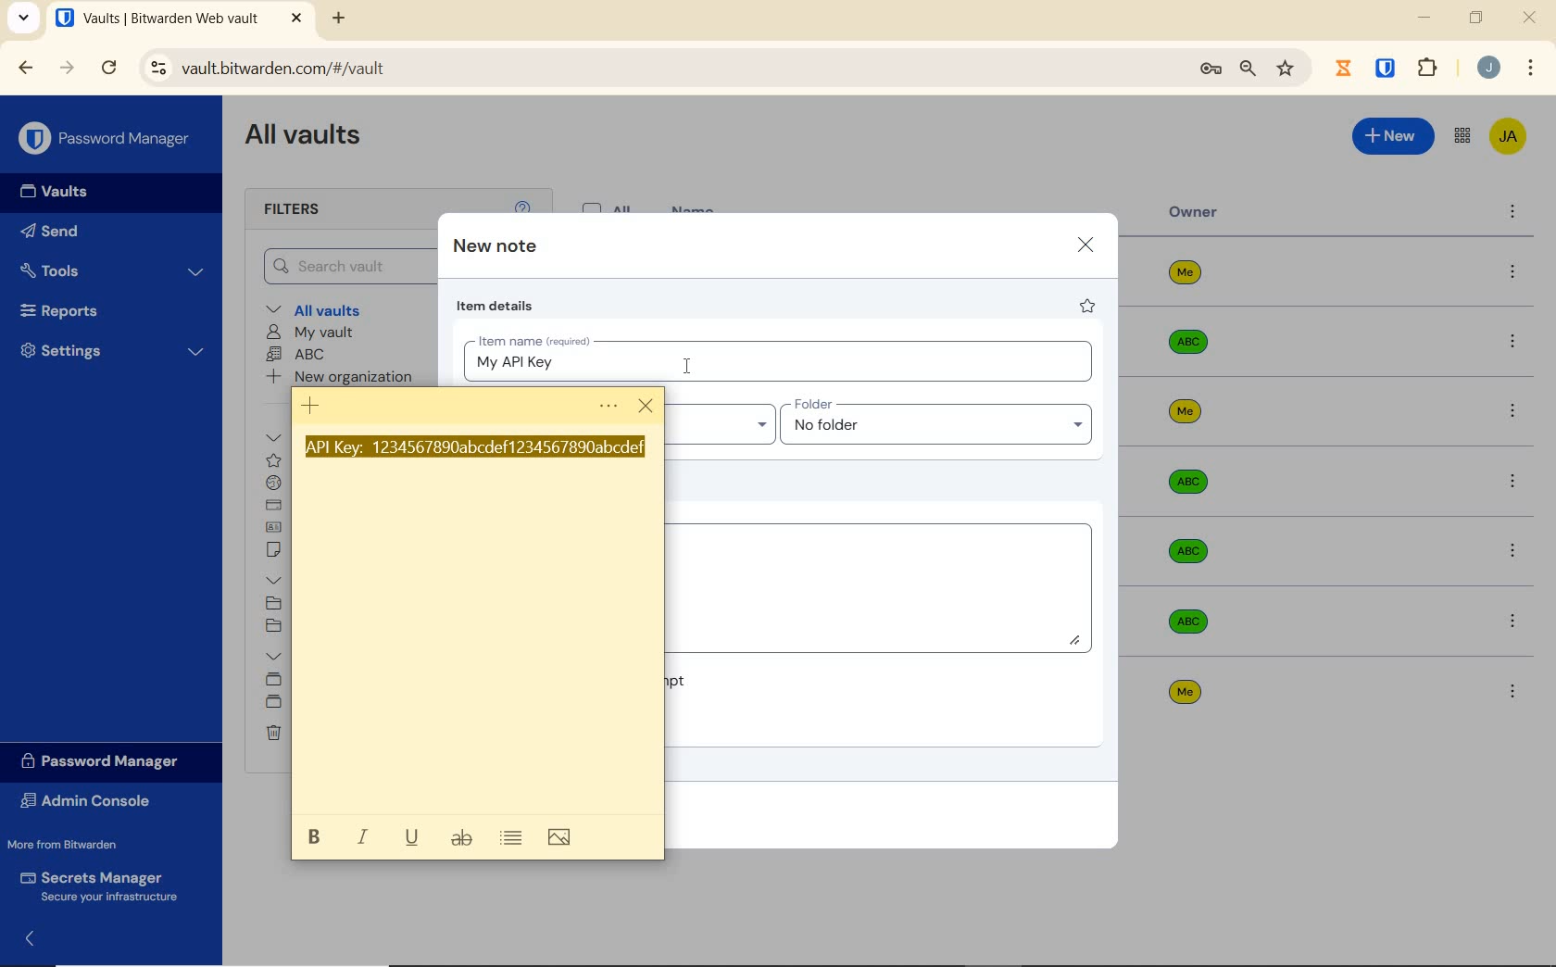  I want to click on help, so click(522, 205).